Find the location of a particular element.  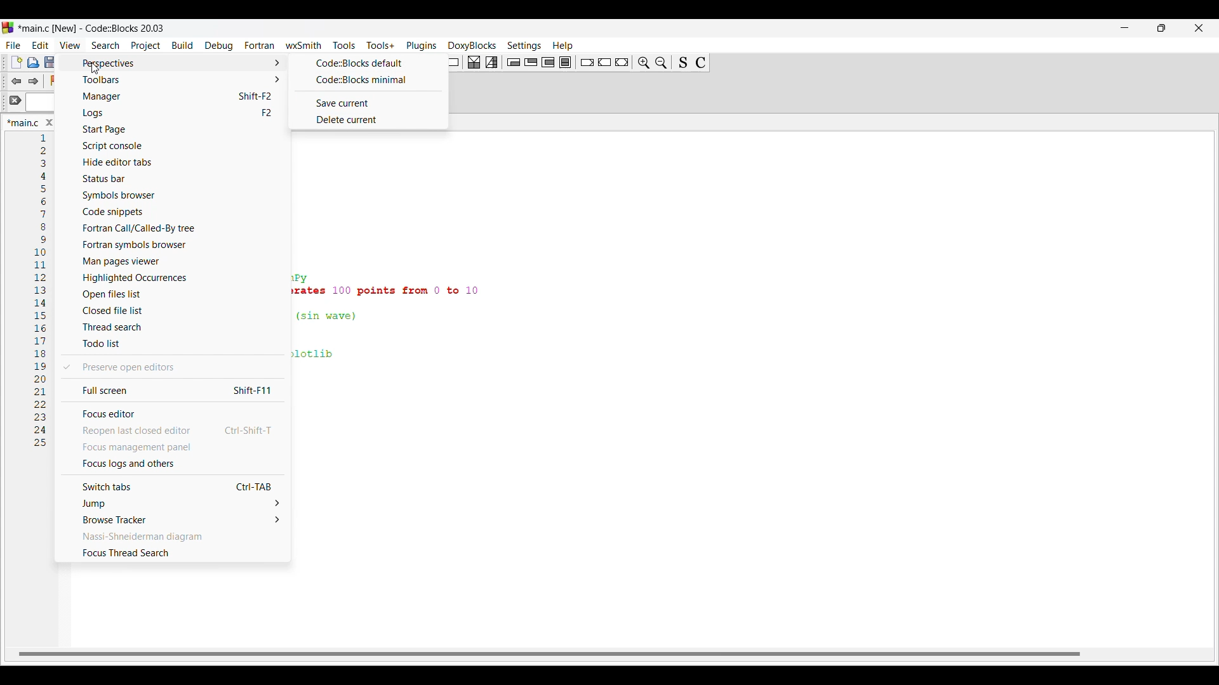

Tools+ menu is located at coordinates (381, 45).